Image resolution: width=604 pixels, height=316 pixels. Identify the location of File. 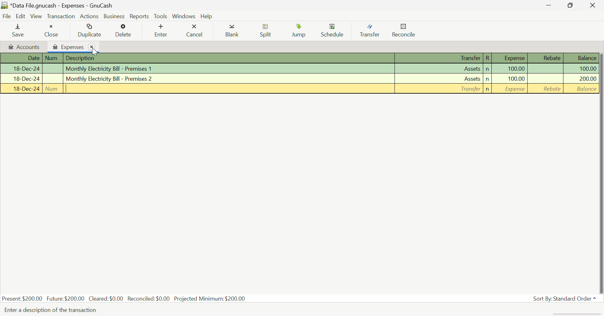
(7, 17).